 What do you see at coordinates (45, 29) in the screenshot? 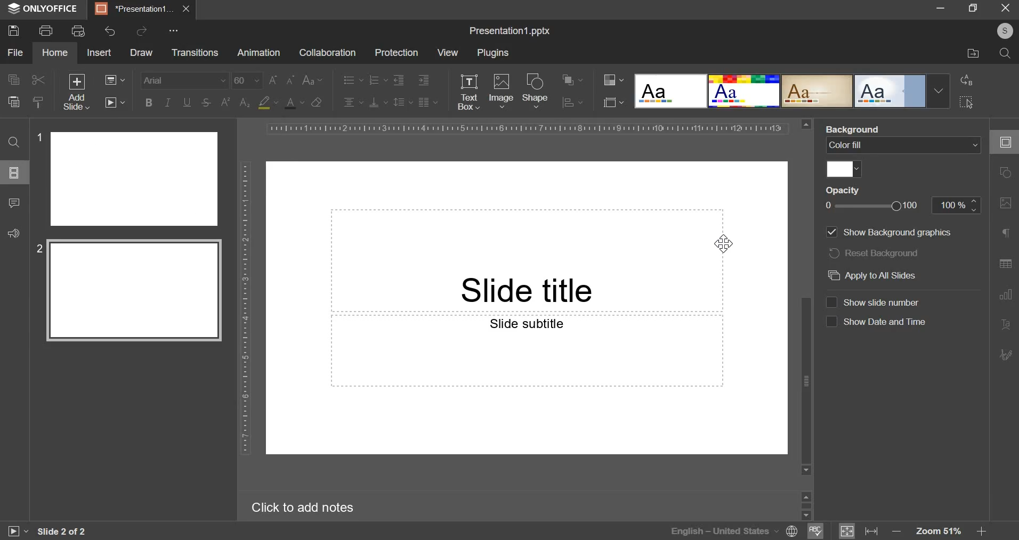
I see `print` at bounding box center [45, 29].